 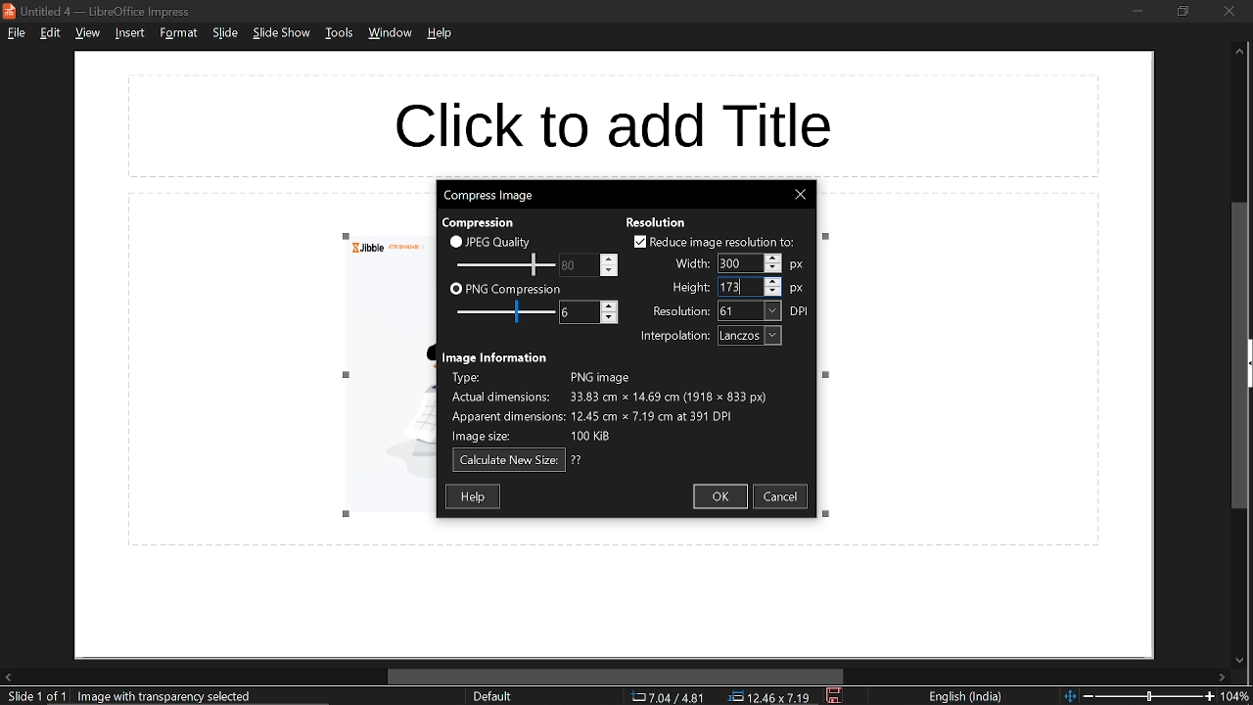 I want to click on Decrease , so click(x=773, y=269).